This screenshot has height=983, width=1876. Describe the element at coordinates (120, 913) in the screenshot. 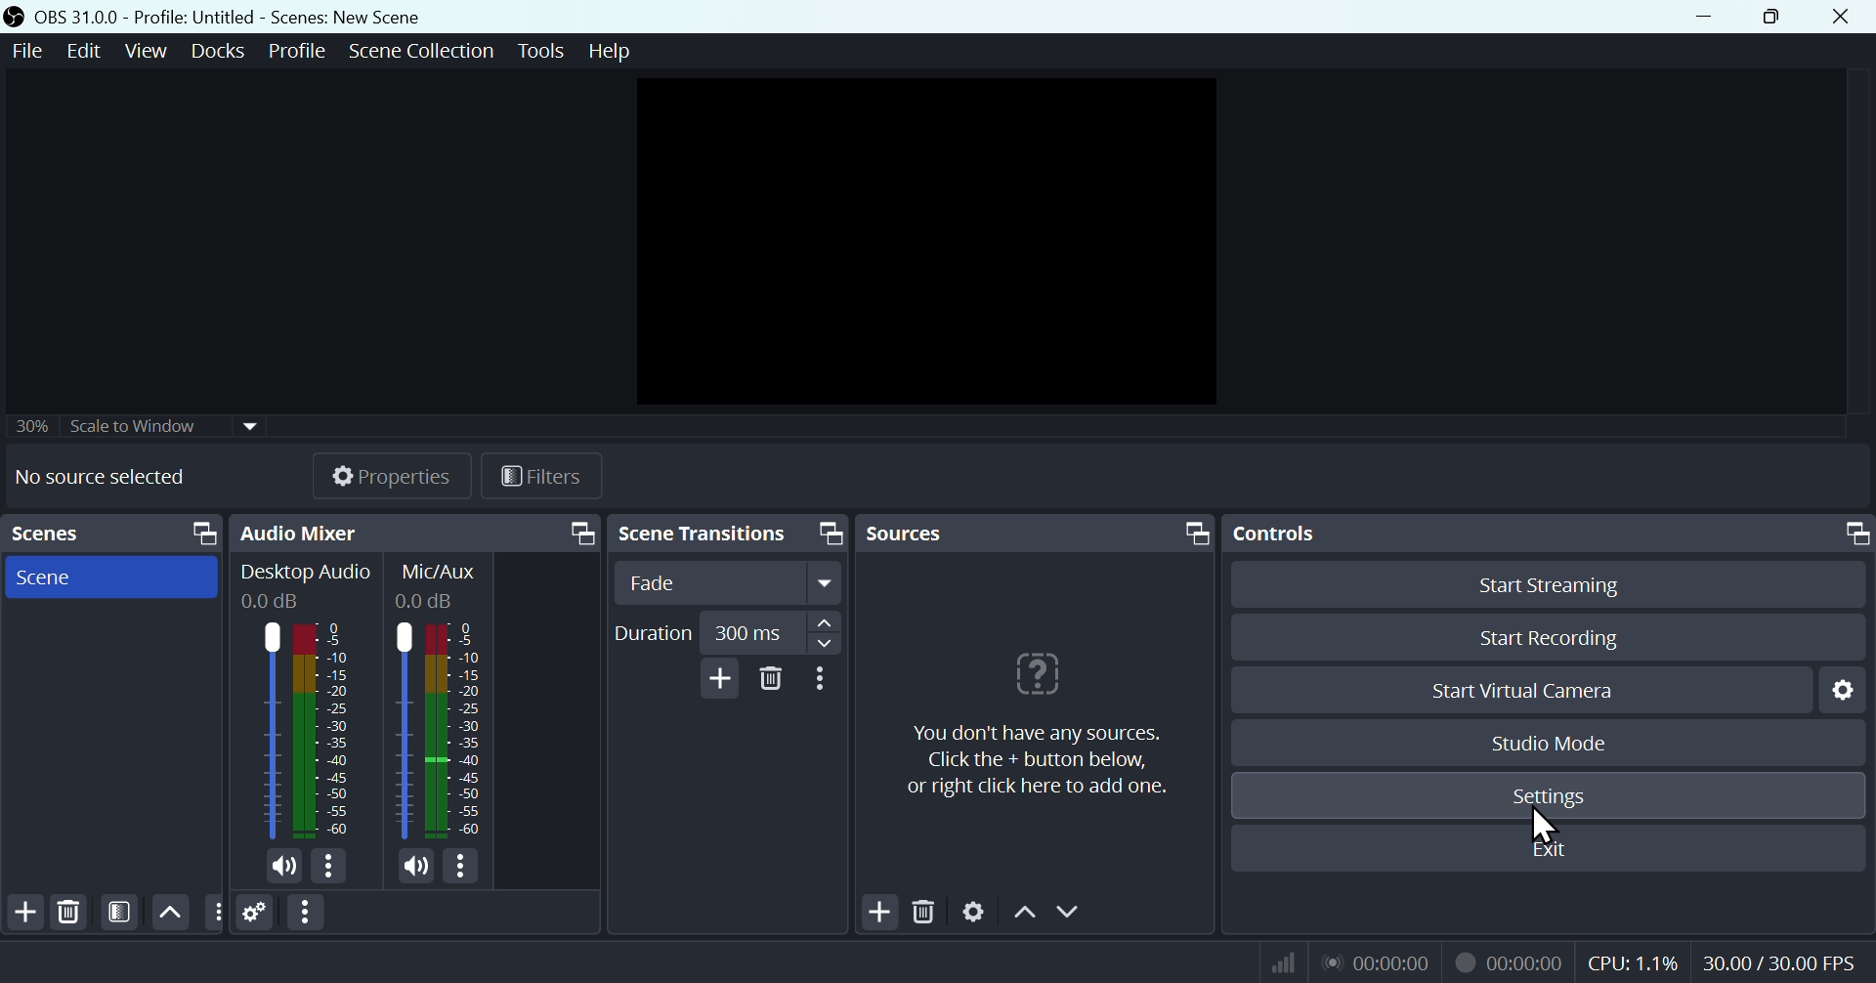

I see `Filter` at that location.